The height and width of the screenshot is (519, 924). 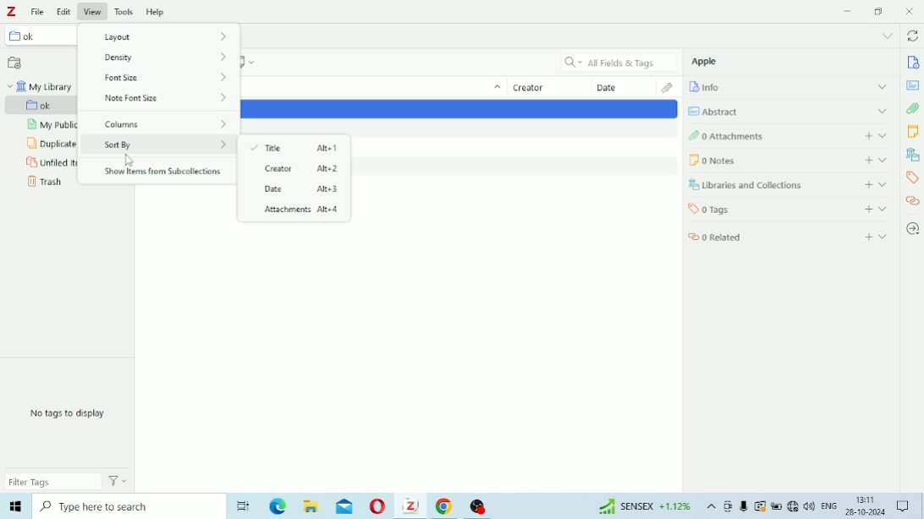 What do you see at coordinates (864, 184) in the screenshot?
I see `add` at bounding box center [864, 184].